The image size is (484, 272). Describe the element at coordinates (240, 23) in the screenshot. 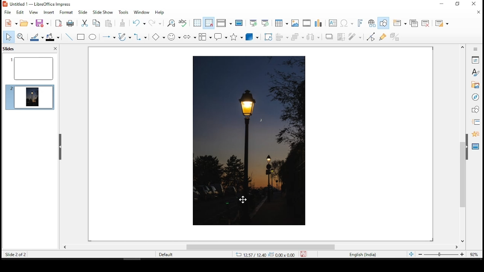

I see `master slide` at that location.